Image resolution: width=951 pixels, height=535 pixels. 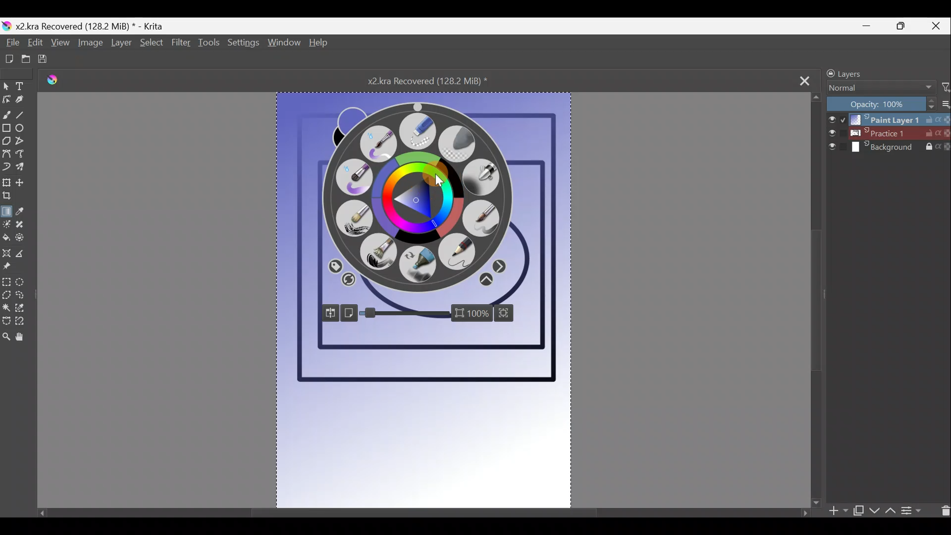 I want to click on Mirror view around cursor, so click(x=328, y=313).